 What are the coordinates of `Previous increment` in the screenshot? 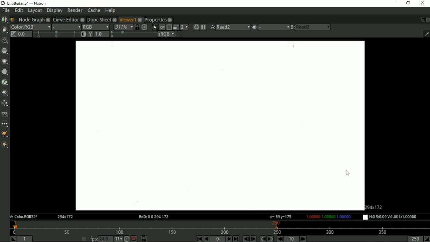 It's located at (281, 238).